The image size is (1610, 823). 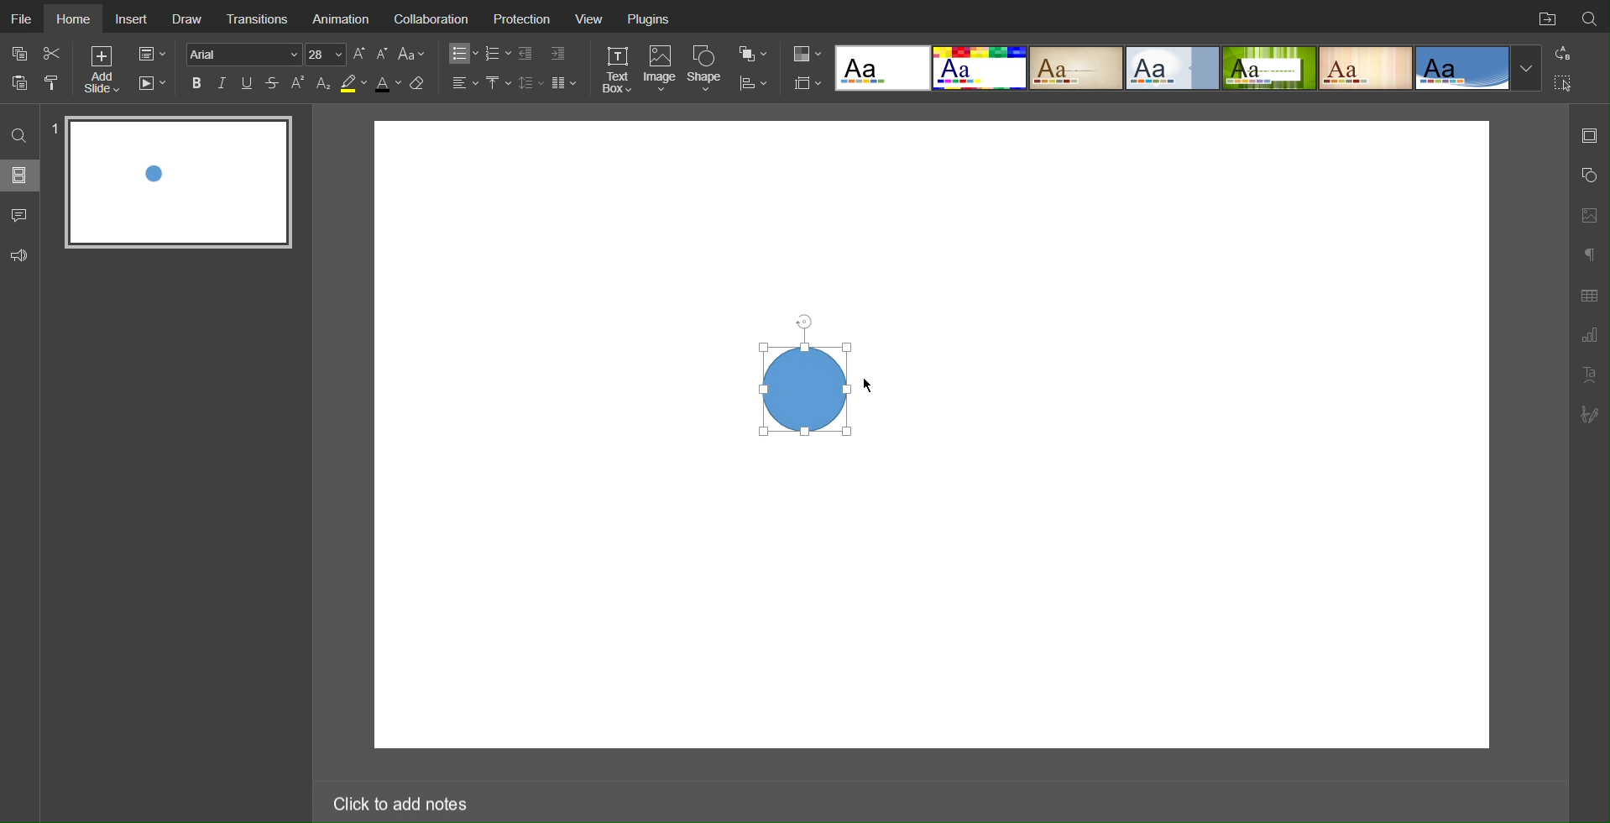 What do you see at coordinates (1589, 336) in the screenshot?
I see `Paragraph Settings` at bounding box center [1589, 336].